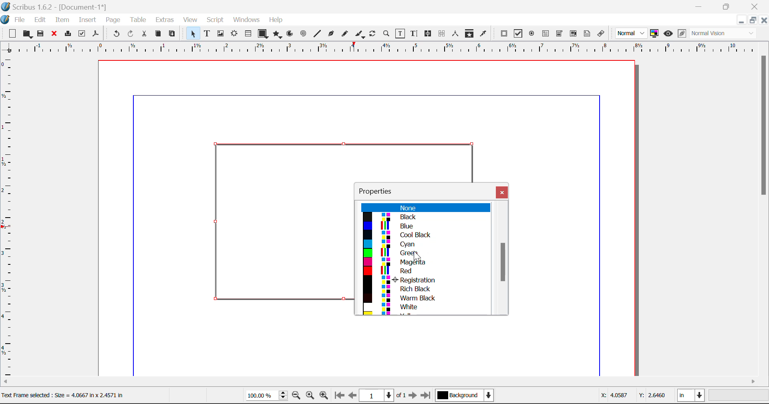  I want to click on Vertical Page Margins, so click(389, 48).